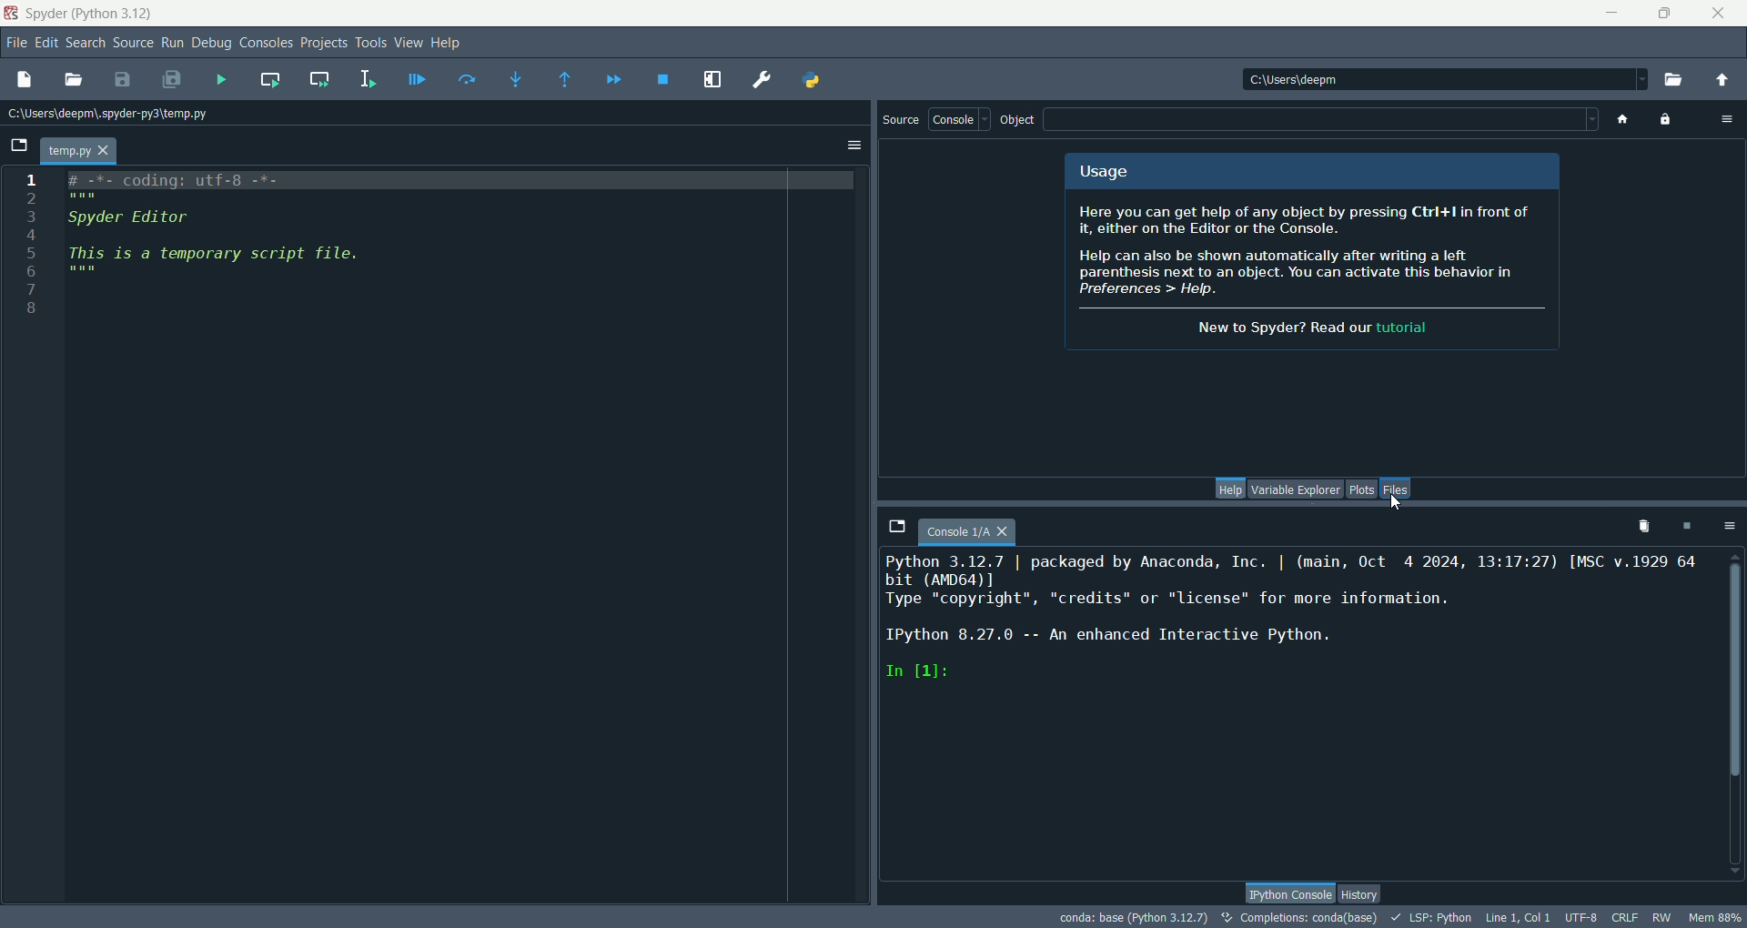  What do you see at coordinates (270, 80) in the screenshot?
I see `run current cell` at bounding box center [270, 80].